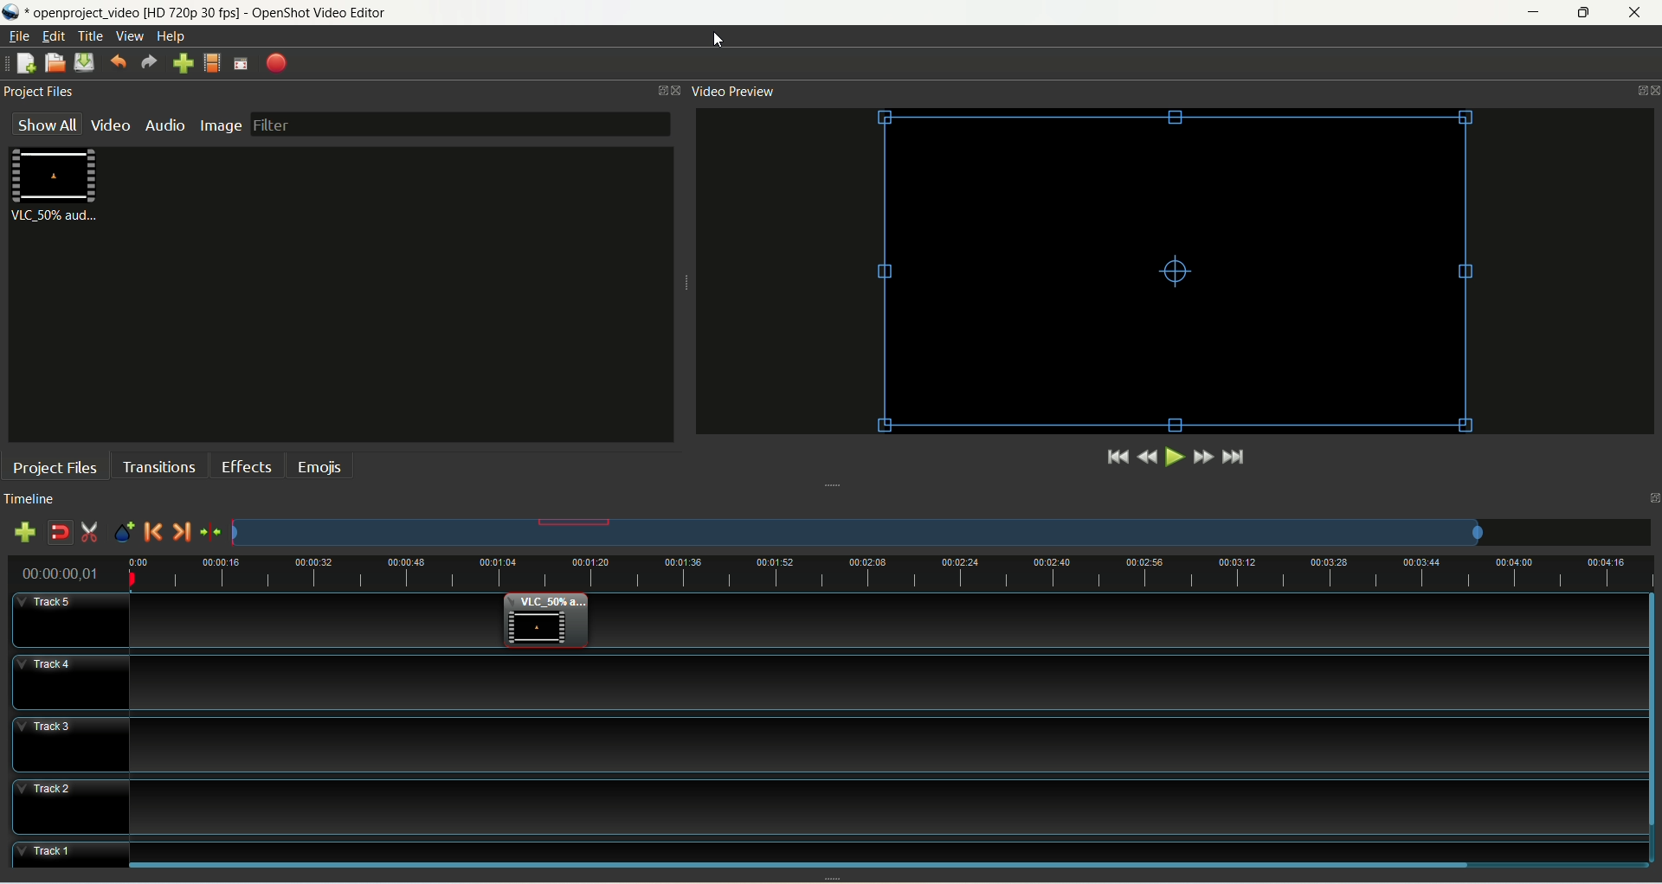 Image resolution: width=1662 pixels, height=884 pixels. What do you see at coordinates (544, 622) in the screenshot?
I see `video clip` at bounding box center [544, 622].